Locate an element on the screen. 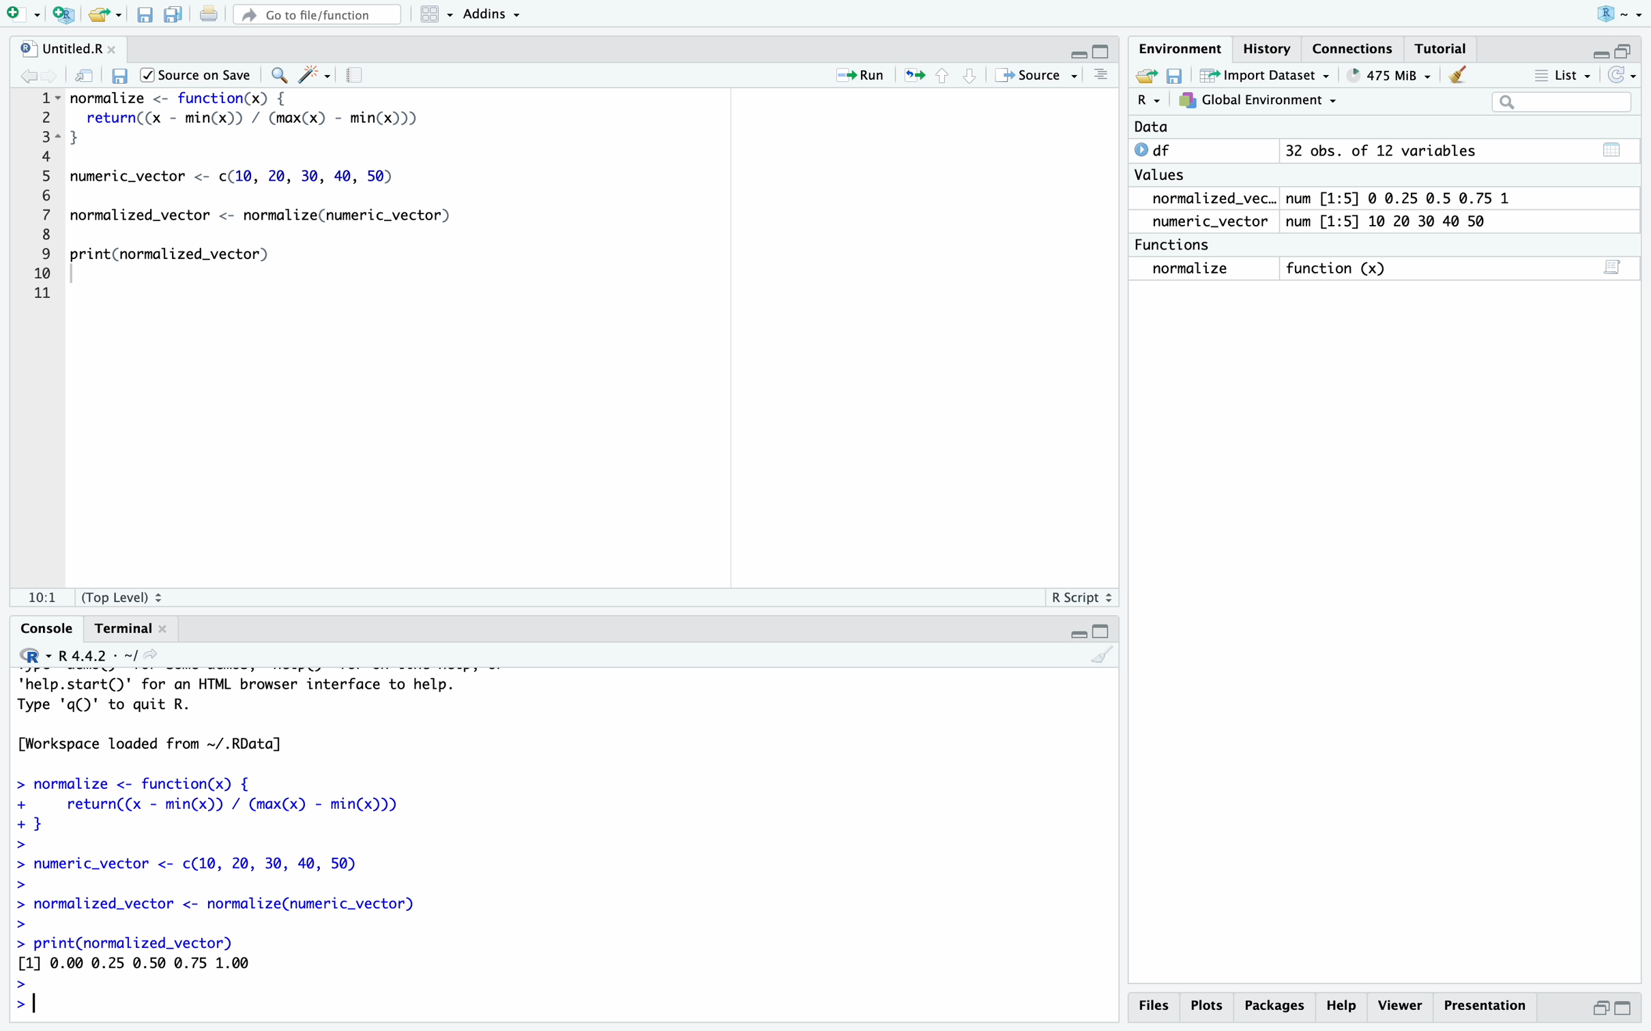 Image resolution: width=1651 pixels, height=1031 pixels. Source on Save is located at coordinates (200, 76).